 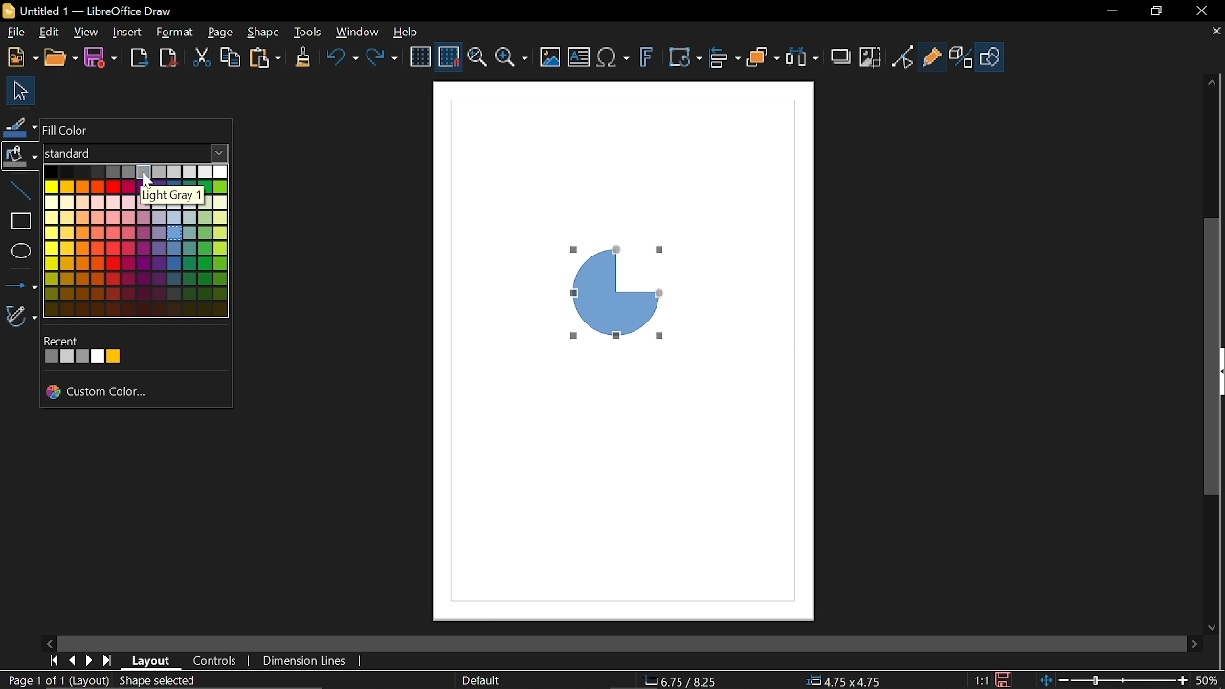 I want to click on Ellipse, so click(x=23, y=250).